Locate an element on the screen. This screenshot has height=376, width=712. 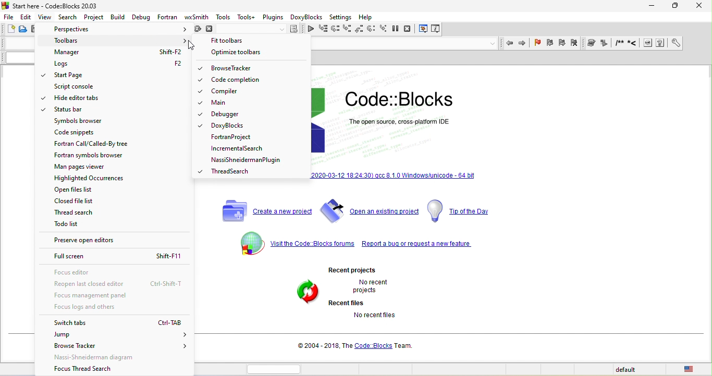
highlighted occurrences is located at coordinates (90, 179).